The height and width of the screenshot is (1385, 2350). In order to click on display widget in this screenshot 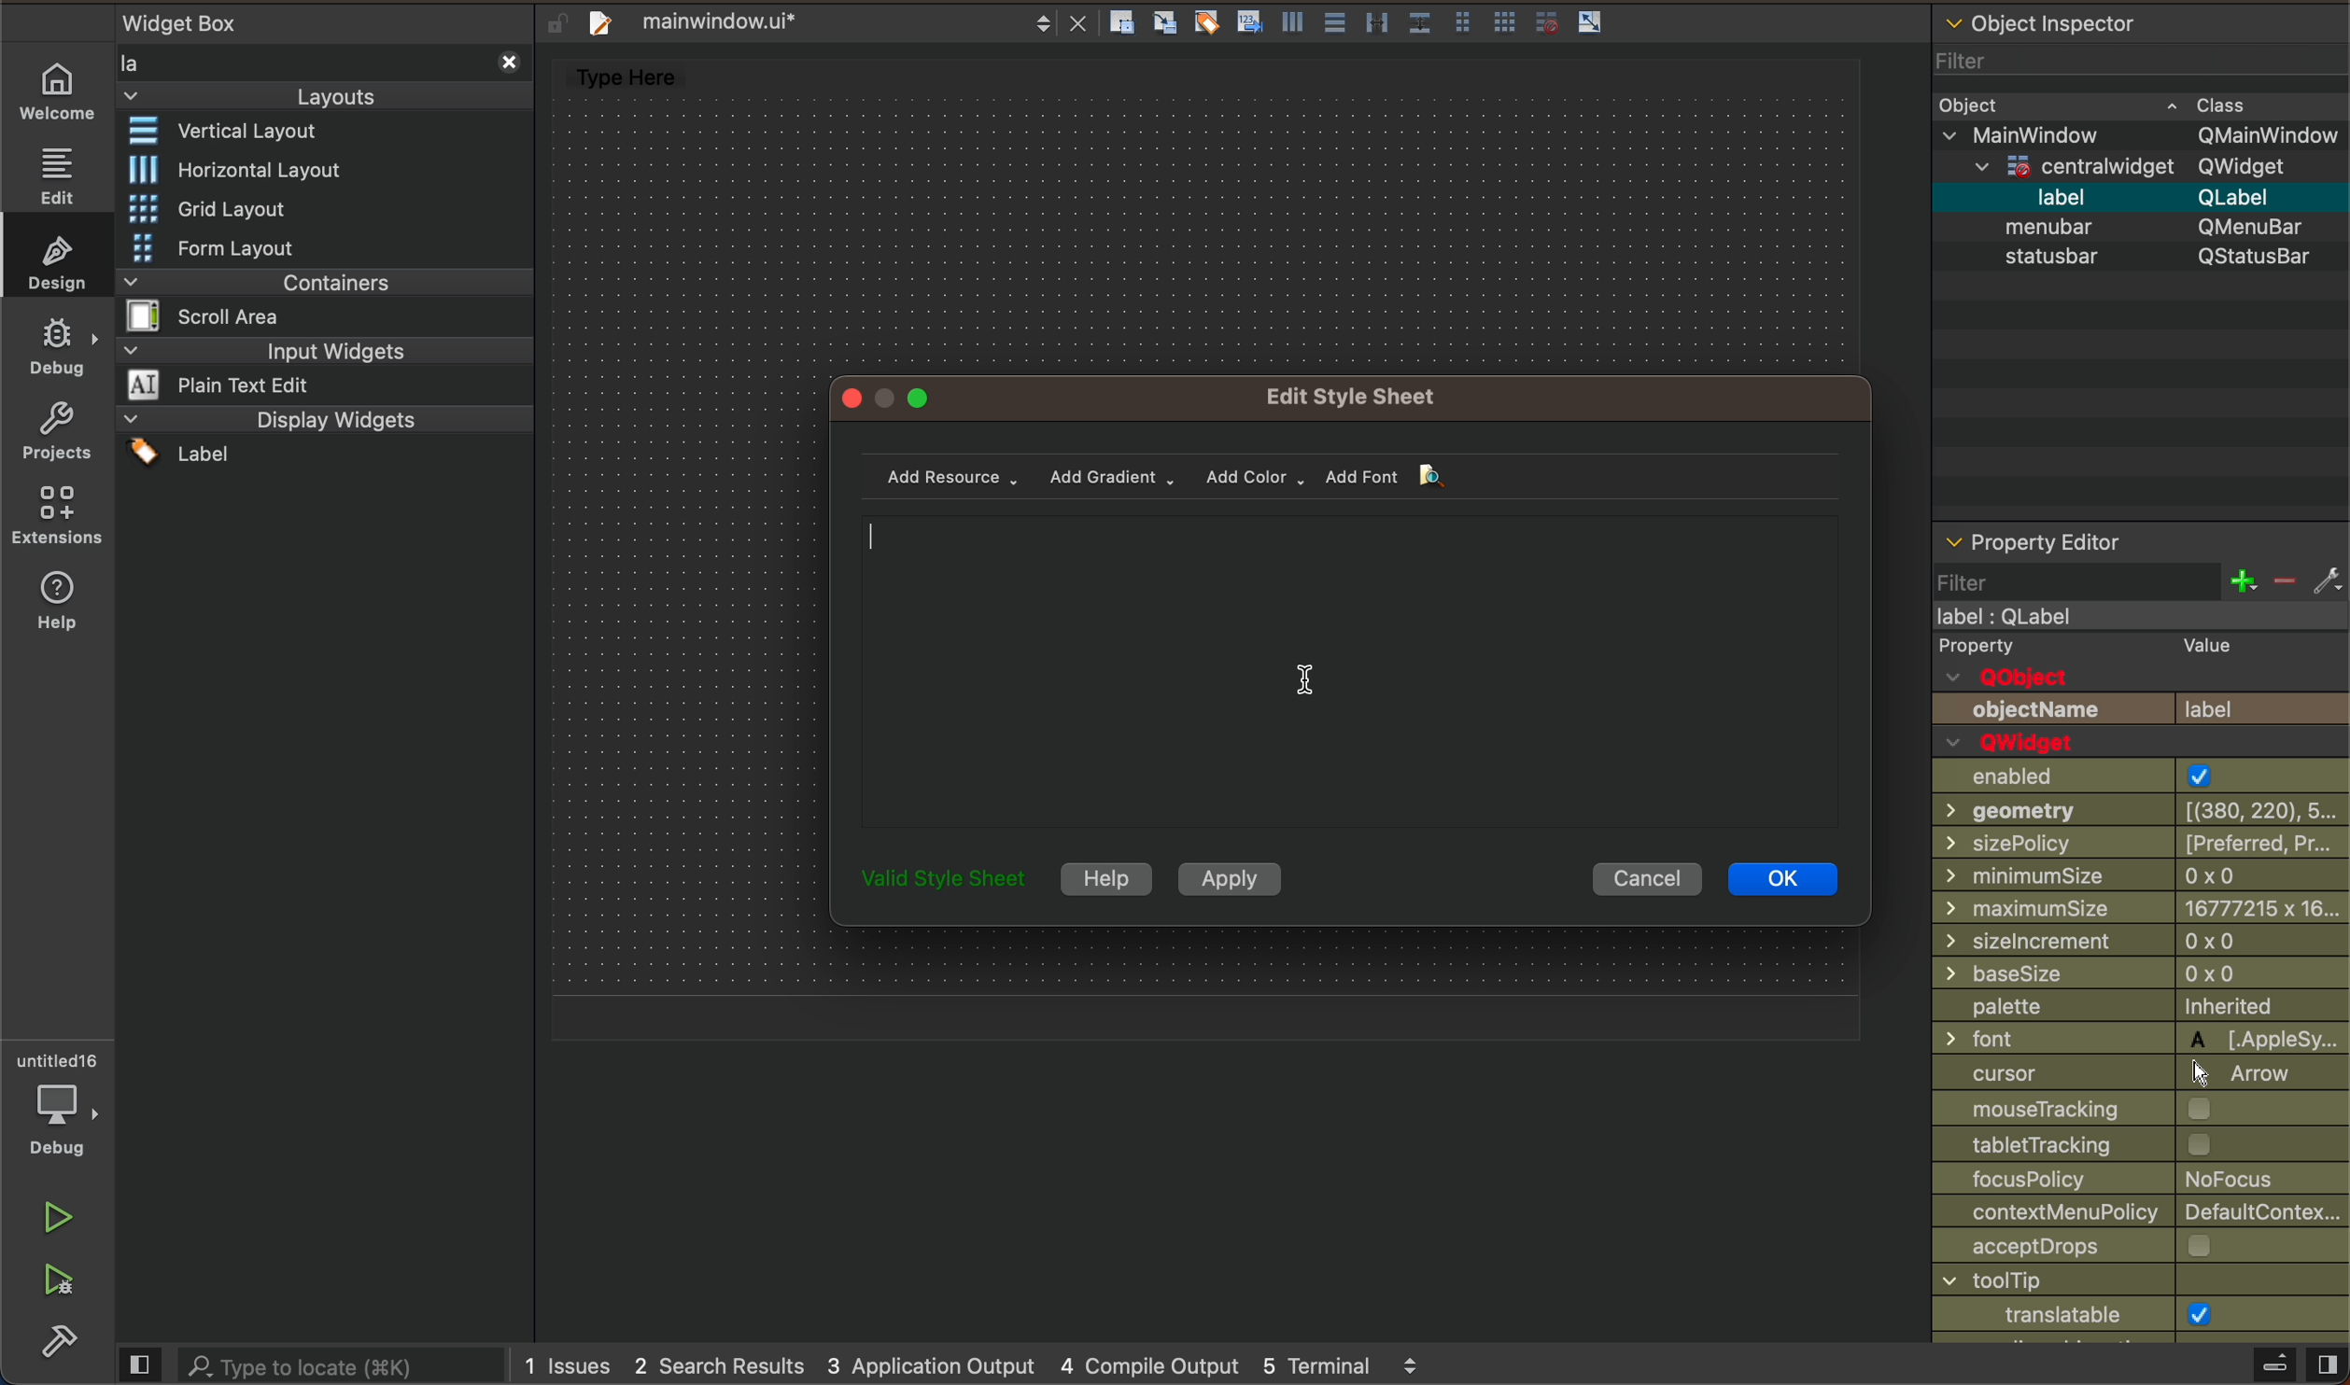, I will do `click(319, 436)`.